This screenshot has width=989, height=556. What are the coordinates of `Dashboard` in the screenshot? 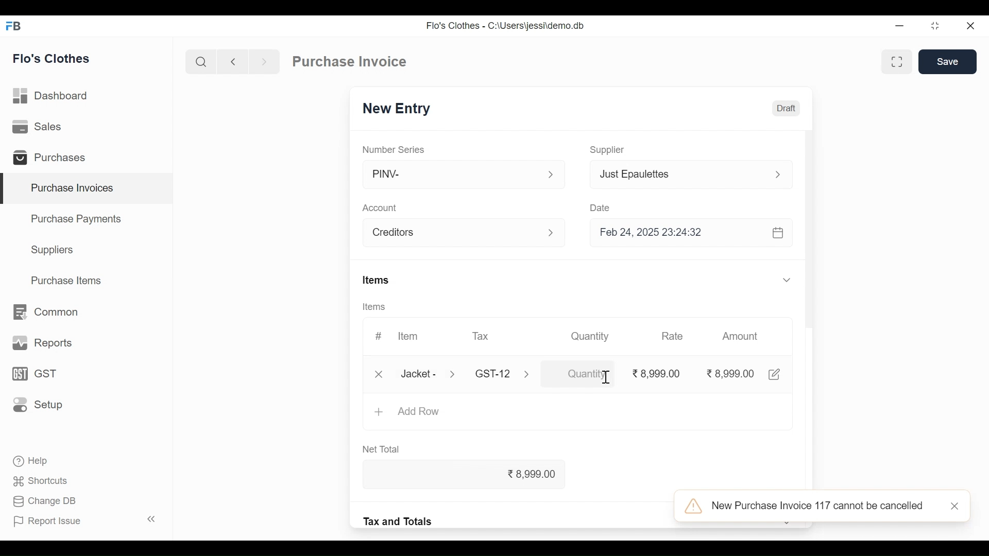 It's located at (56, 96).